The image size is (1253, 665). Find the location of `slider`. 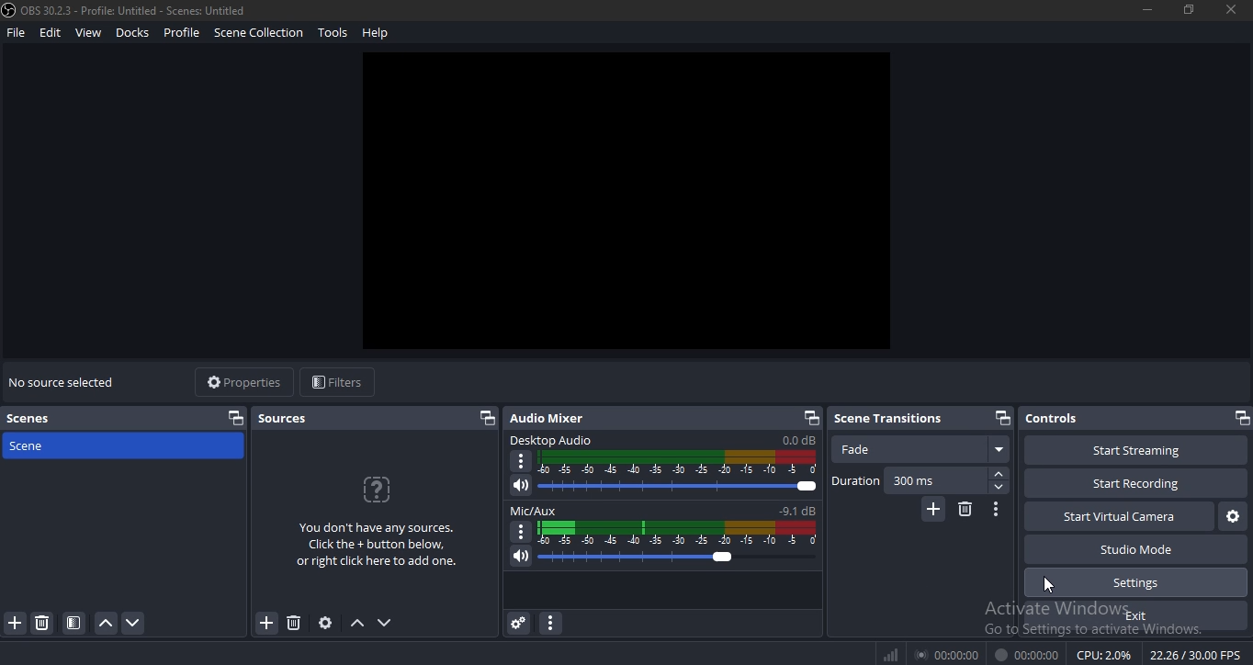

slider is located at coordinates (661, 558).